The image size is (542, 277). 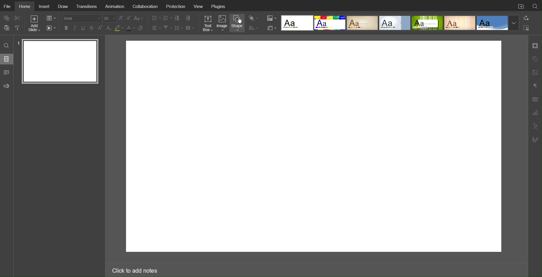 What do you see at coordinates (51, 18) in the screenshot?
I see `Slide Settings` at bounding box center [51, 18].